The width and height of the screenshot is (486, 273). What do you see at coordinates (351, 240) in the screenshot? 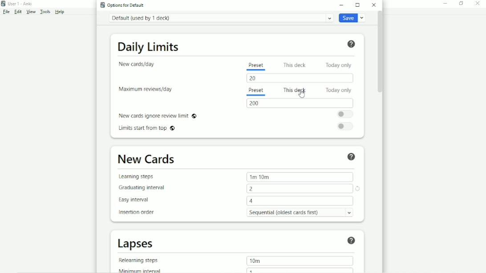
I see `Help` at bounding box center [351, 240].